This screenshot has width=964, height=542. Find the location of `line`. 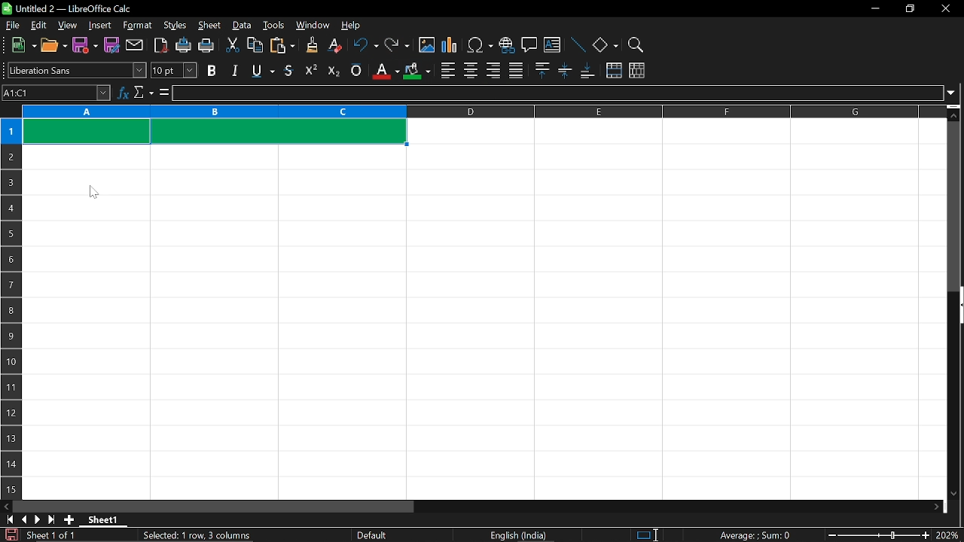

line is located at coordinates (578, 44).